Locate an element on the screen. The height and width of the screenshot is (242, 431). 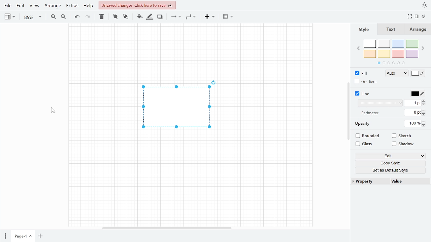
Insert is located at coordinates (209, 17).